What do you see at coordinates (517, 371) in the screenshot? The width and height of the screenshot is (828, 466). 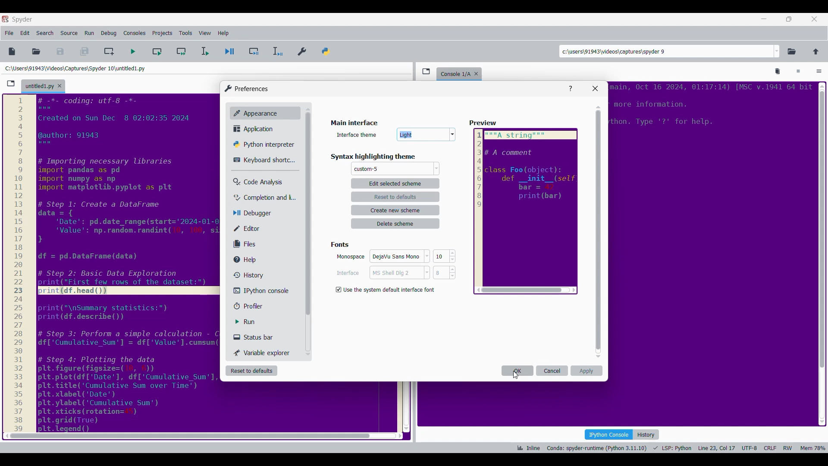 I see `OK` at bounding box center [517, 371].